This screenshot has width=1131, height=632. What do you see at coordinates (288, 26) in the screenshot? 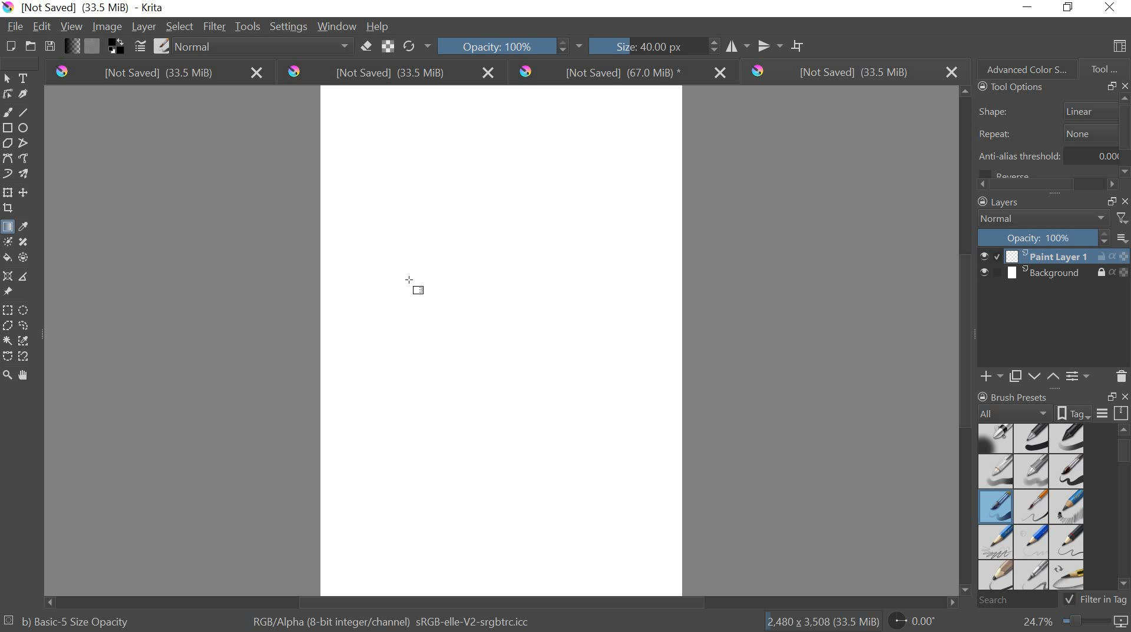
I see `SETTINGS` at bounding box center [288, 26].